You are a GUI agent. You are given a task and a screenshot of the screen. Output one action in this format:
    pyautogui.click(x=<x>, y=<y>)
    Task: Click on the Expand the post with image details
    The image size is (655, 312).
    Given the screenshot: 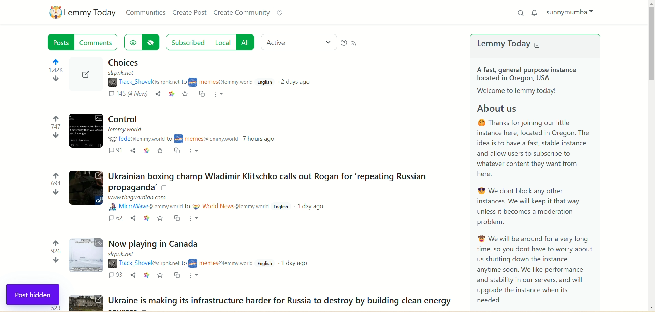 What is the action you would take?
    pyautogui.click(x=85, y=303)
    